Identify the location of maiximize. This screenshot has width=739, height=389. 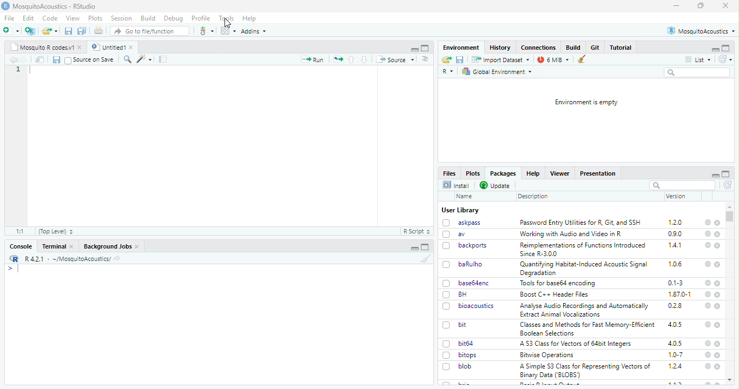
(426, 48).